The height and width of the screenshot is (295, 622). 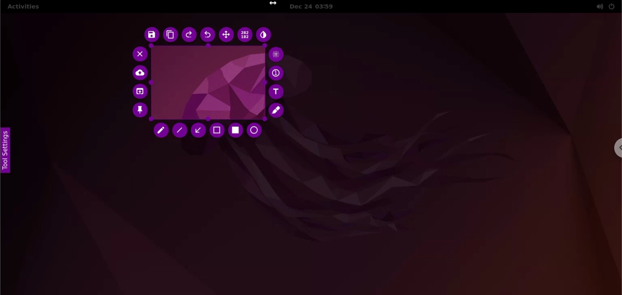 What do you see at coordinates (275, 3) in the screenshot?
I see `cursor` at bounding box center [275, 3].